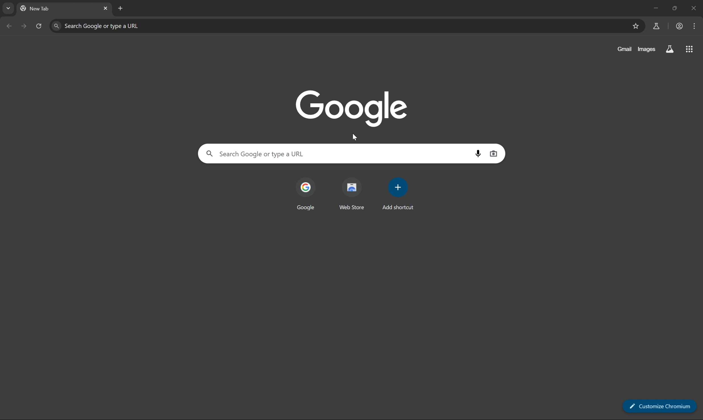 This screenshot has width=703, height=420. Describe the element at coordinates (24, 26) in the screenshot. I see `next` at that location.